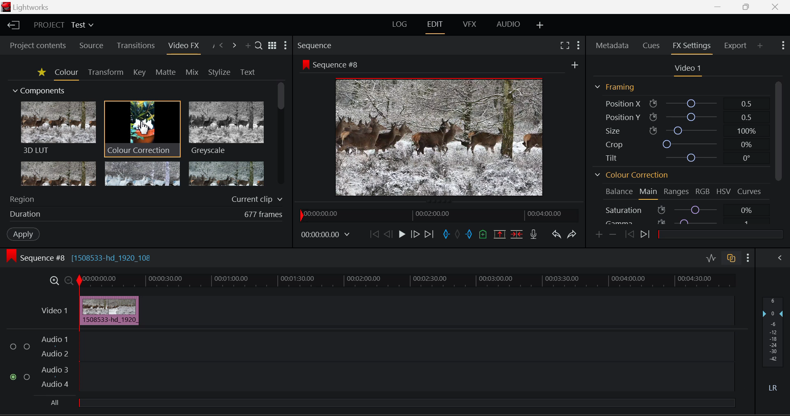 The width and height of the screenshot is (790, 416). I want to click on Video Layer, so click(55, 310).